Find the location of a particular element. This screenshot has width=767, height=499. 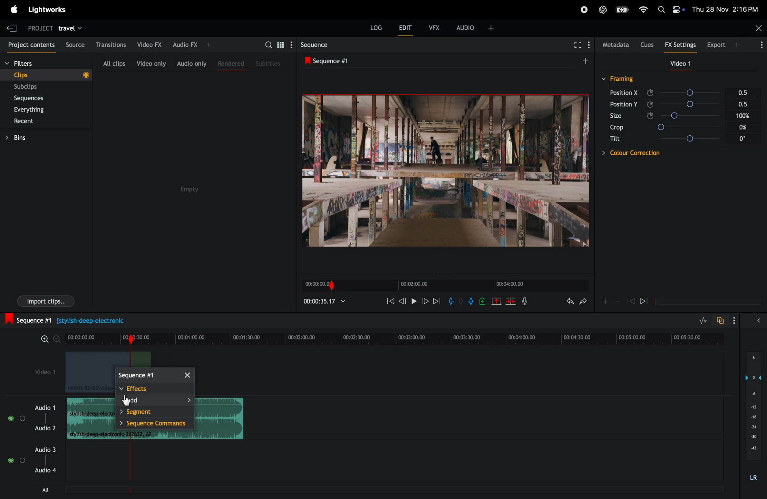

clips is located at coordinates (46, 74).